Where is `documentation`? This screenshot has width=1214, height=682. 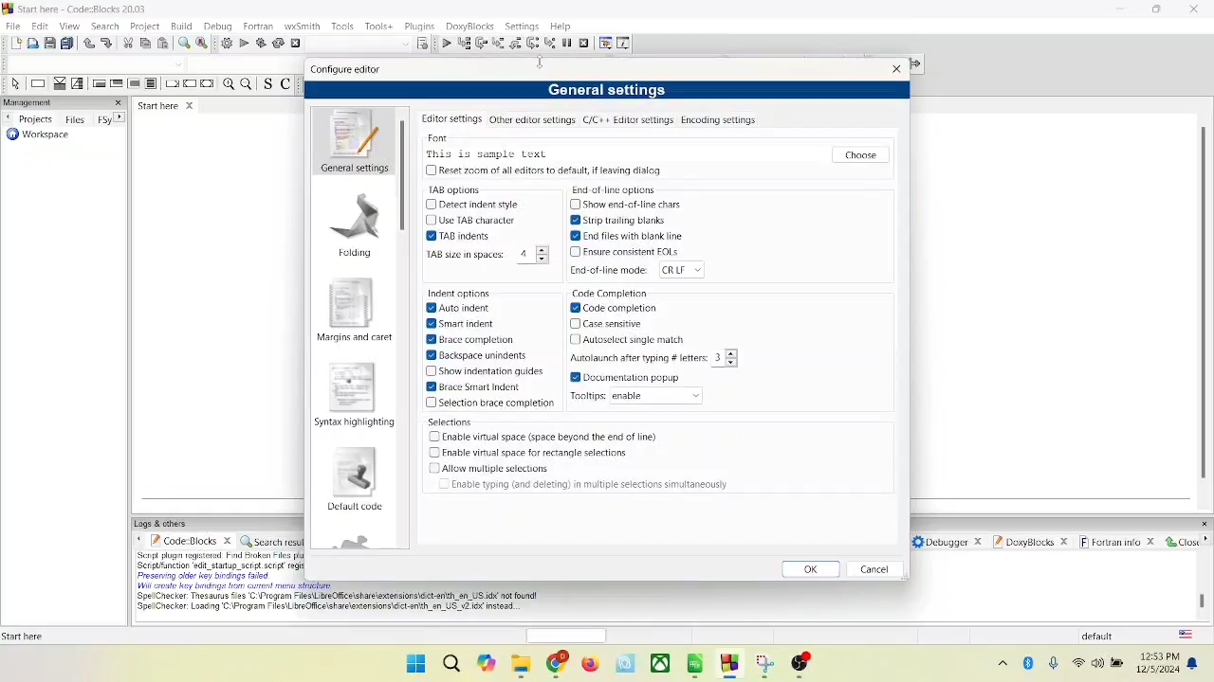 documentation is located at coordinates (624, 379).